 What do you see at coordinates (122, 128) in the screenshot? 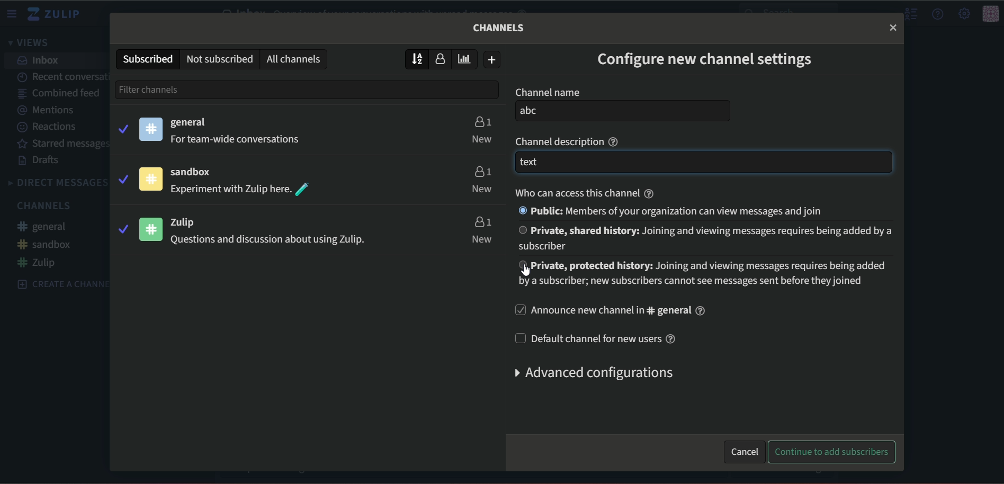
I see `tick` at bounding box center [122, 128].